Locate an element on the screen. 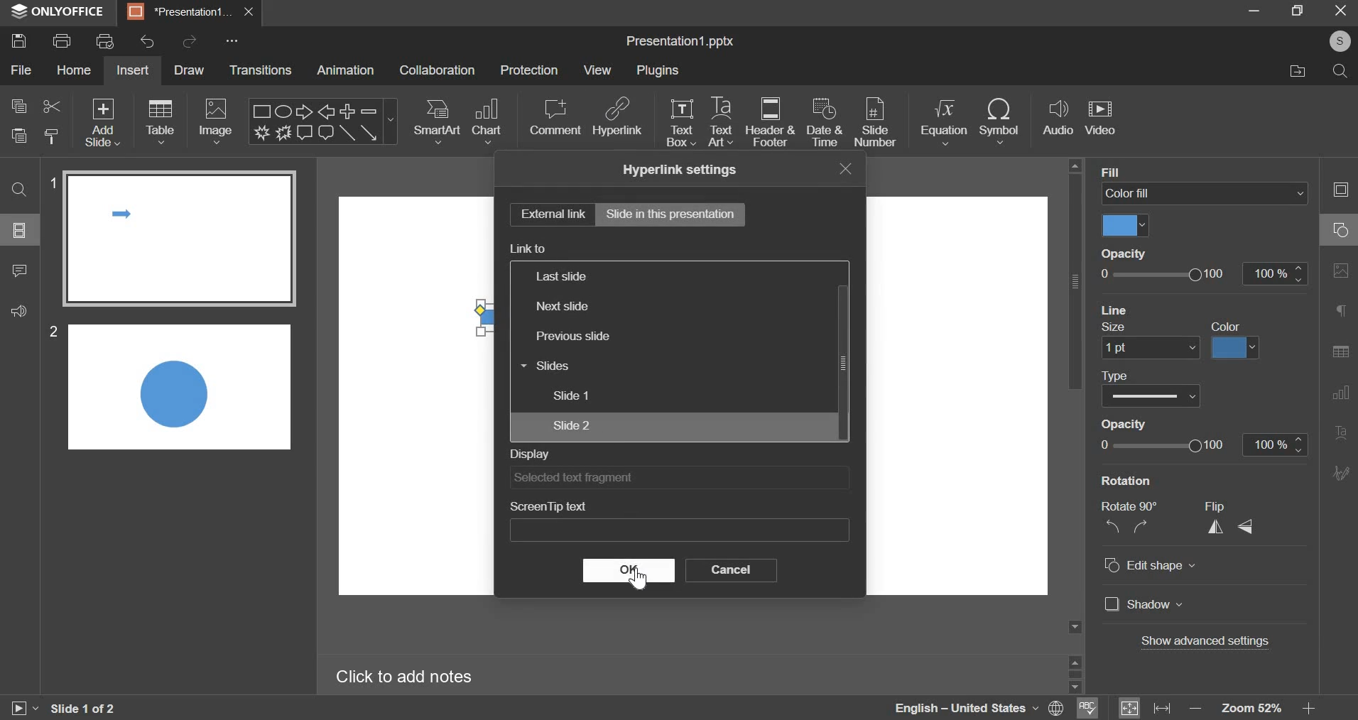 The height and width of the screenshot is (720, 1358). home is located at coordinates (77, 70).